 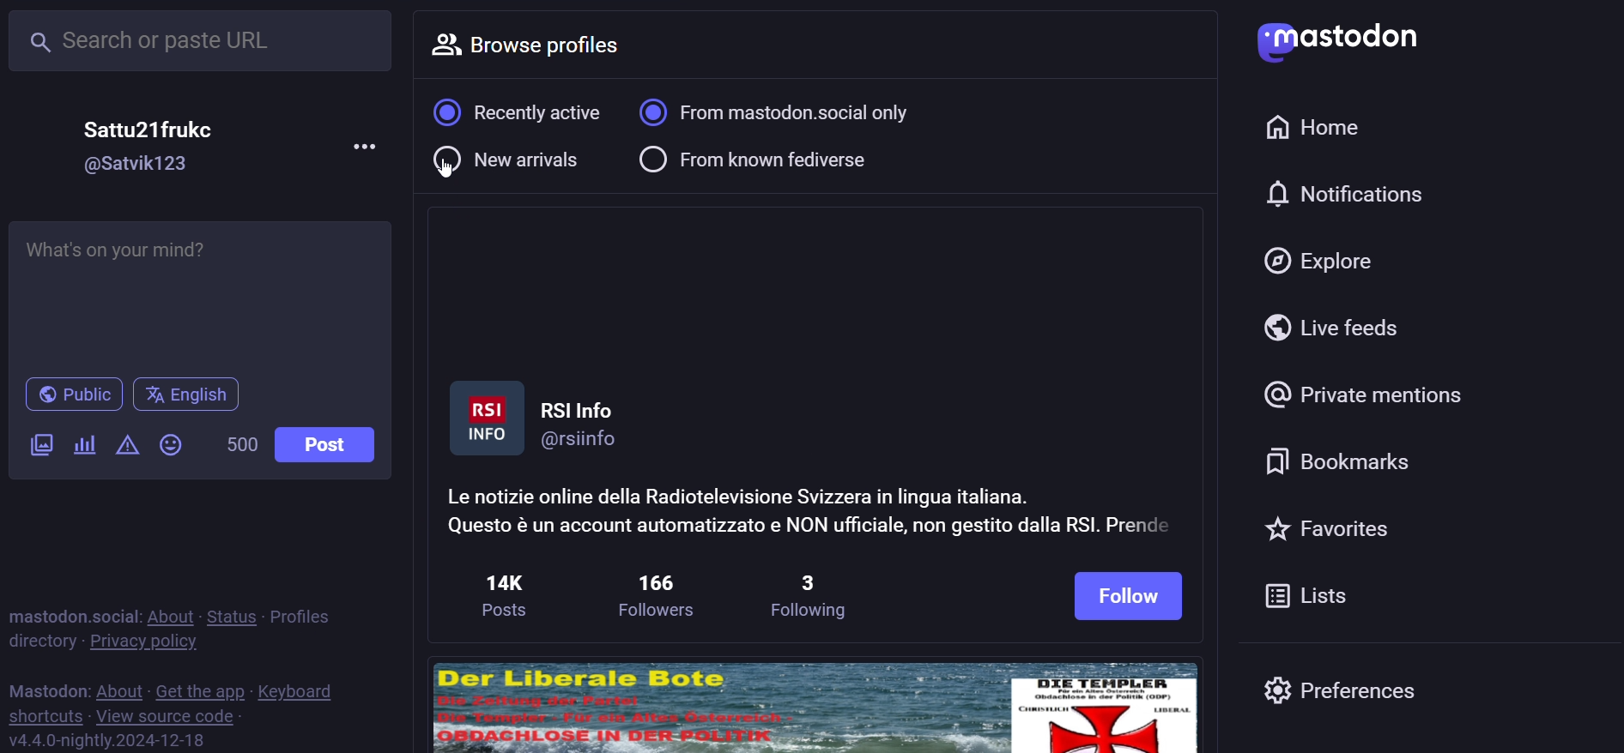 What do you see at coordinates (200, 690) in the screenshot?
I see `get the app` at bounding box center [200, 690].